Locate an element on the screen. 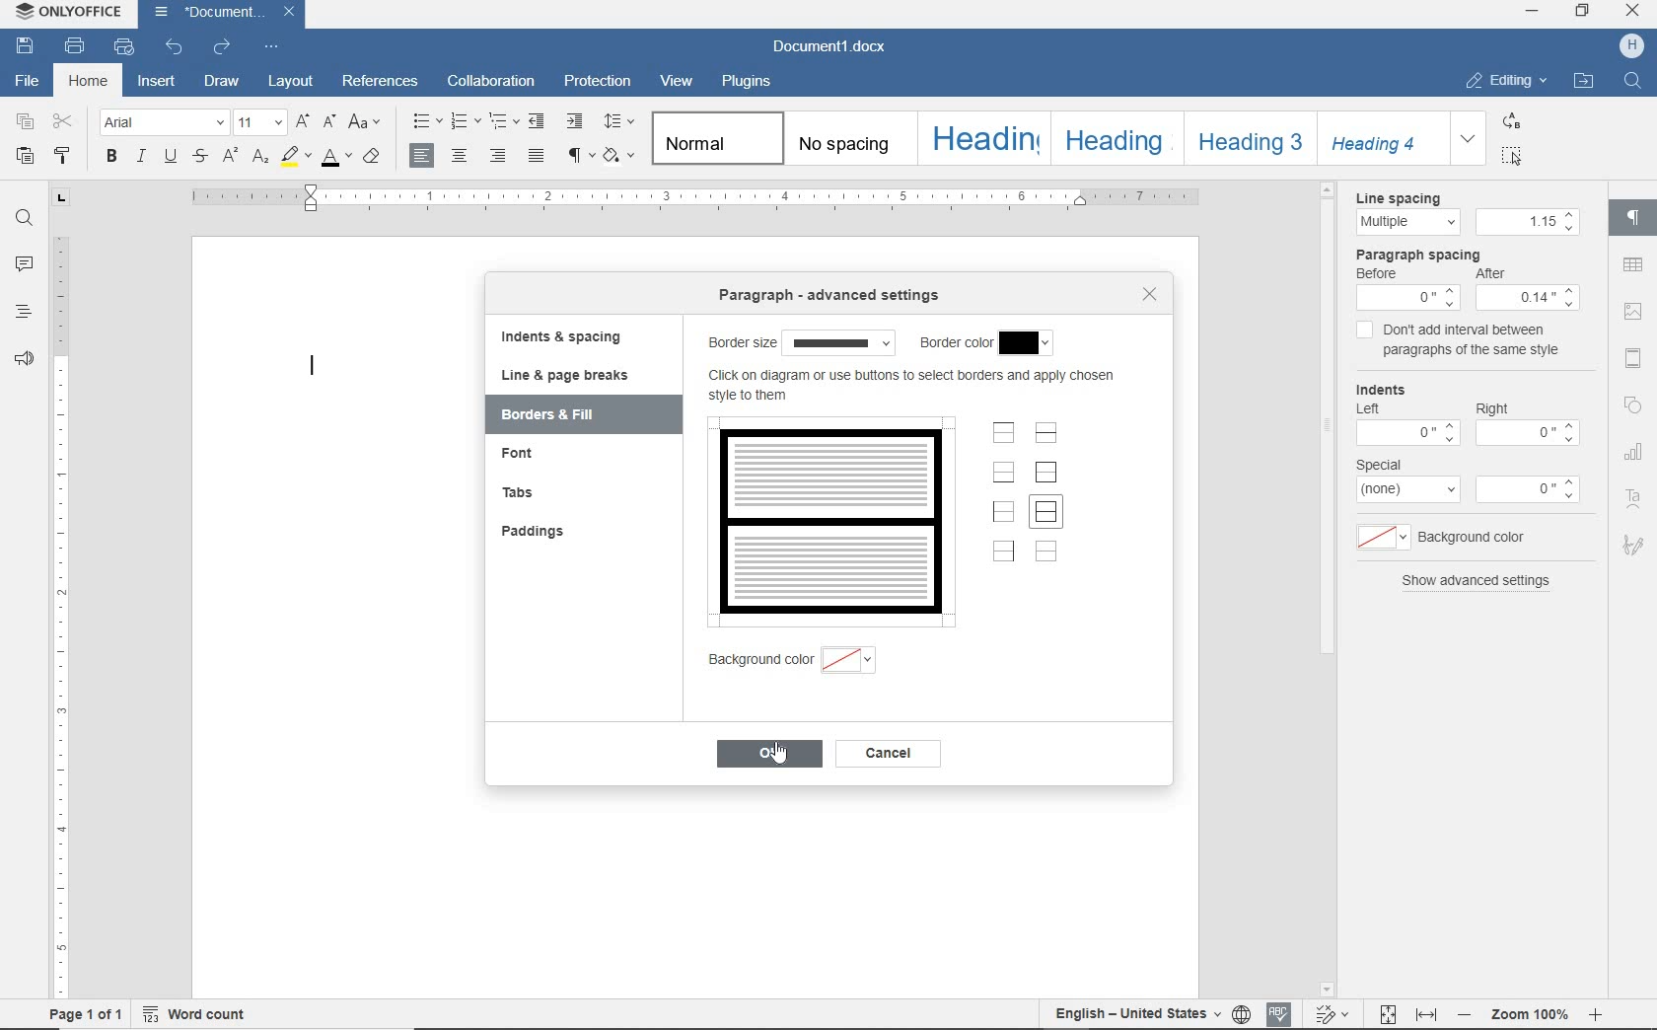  cut is located at coordinates (64, 123).